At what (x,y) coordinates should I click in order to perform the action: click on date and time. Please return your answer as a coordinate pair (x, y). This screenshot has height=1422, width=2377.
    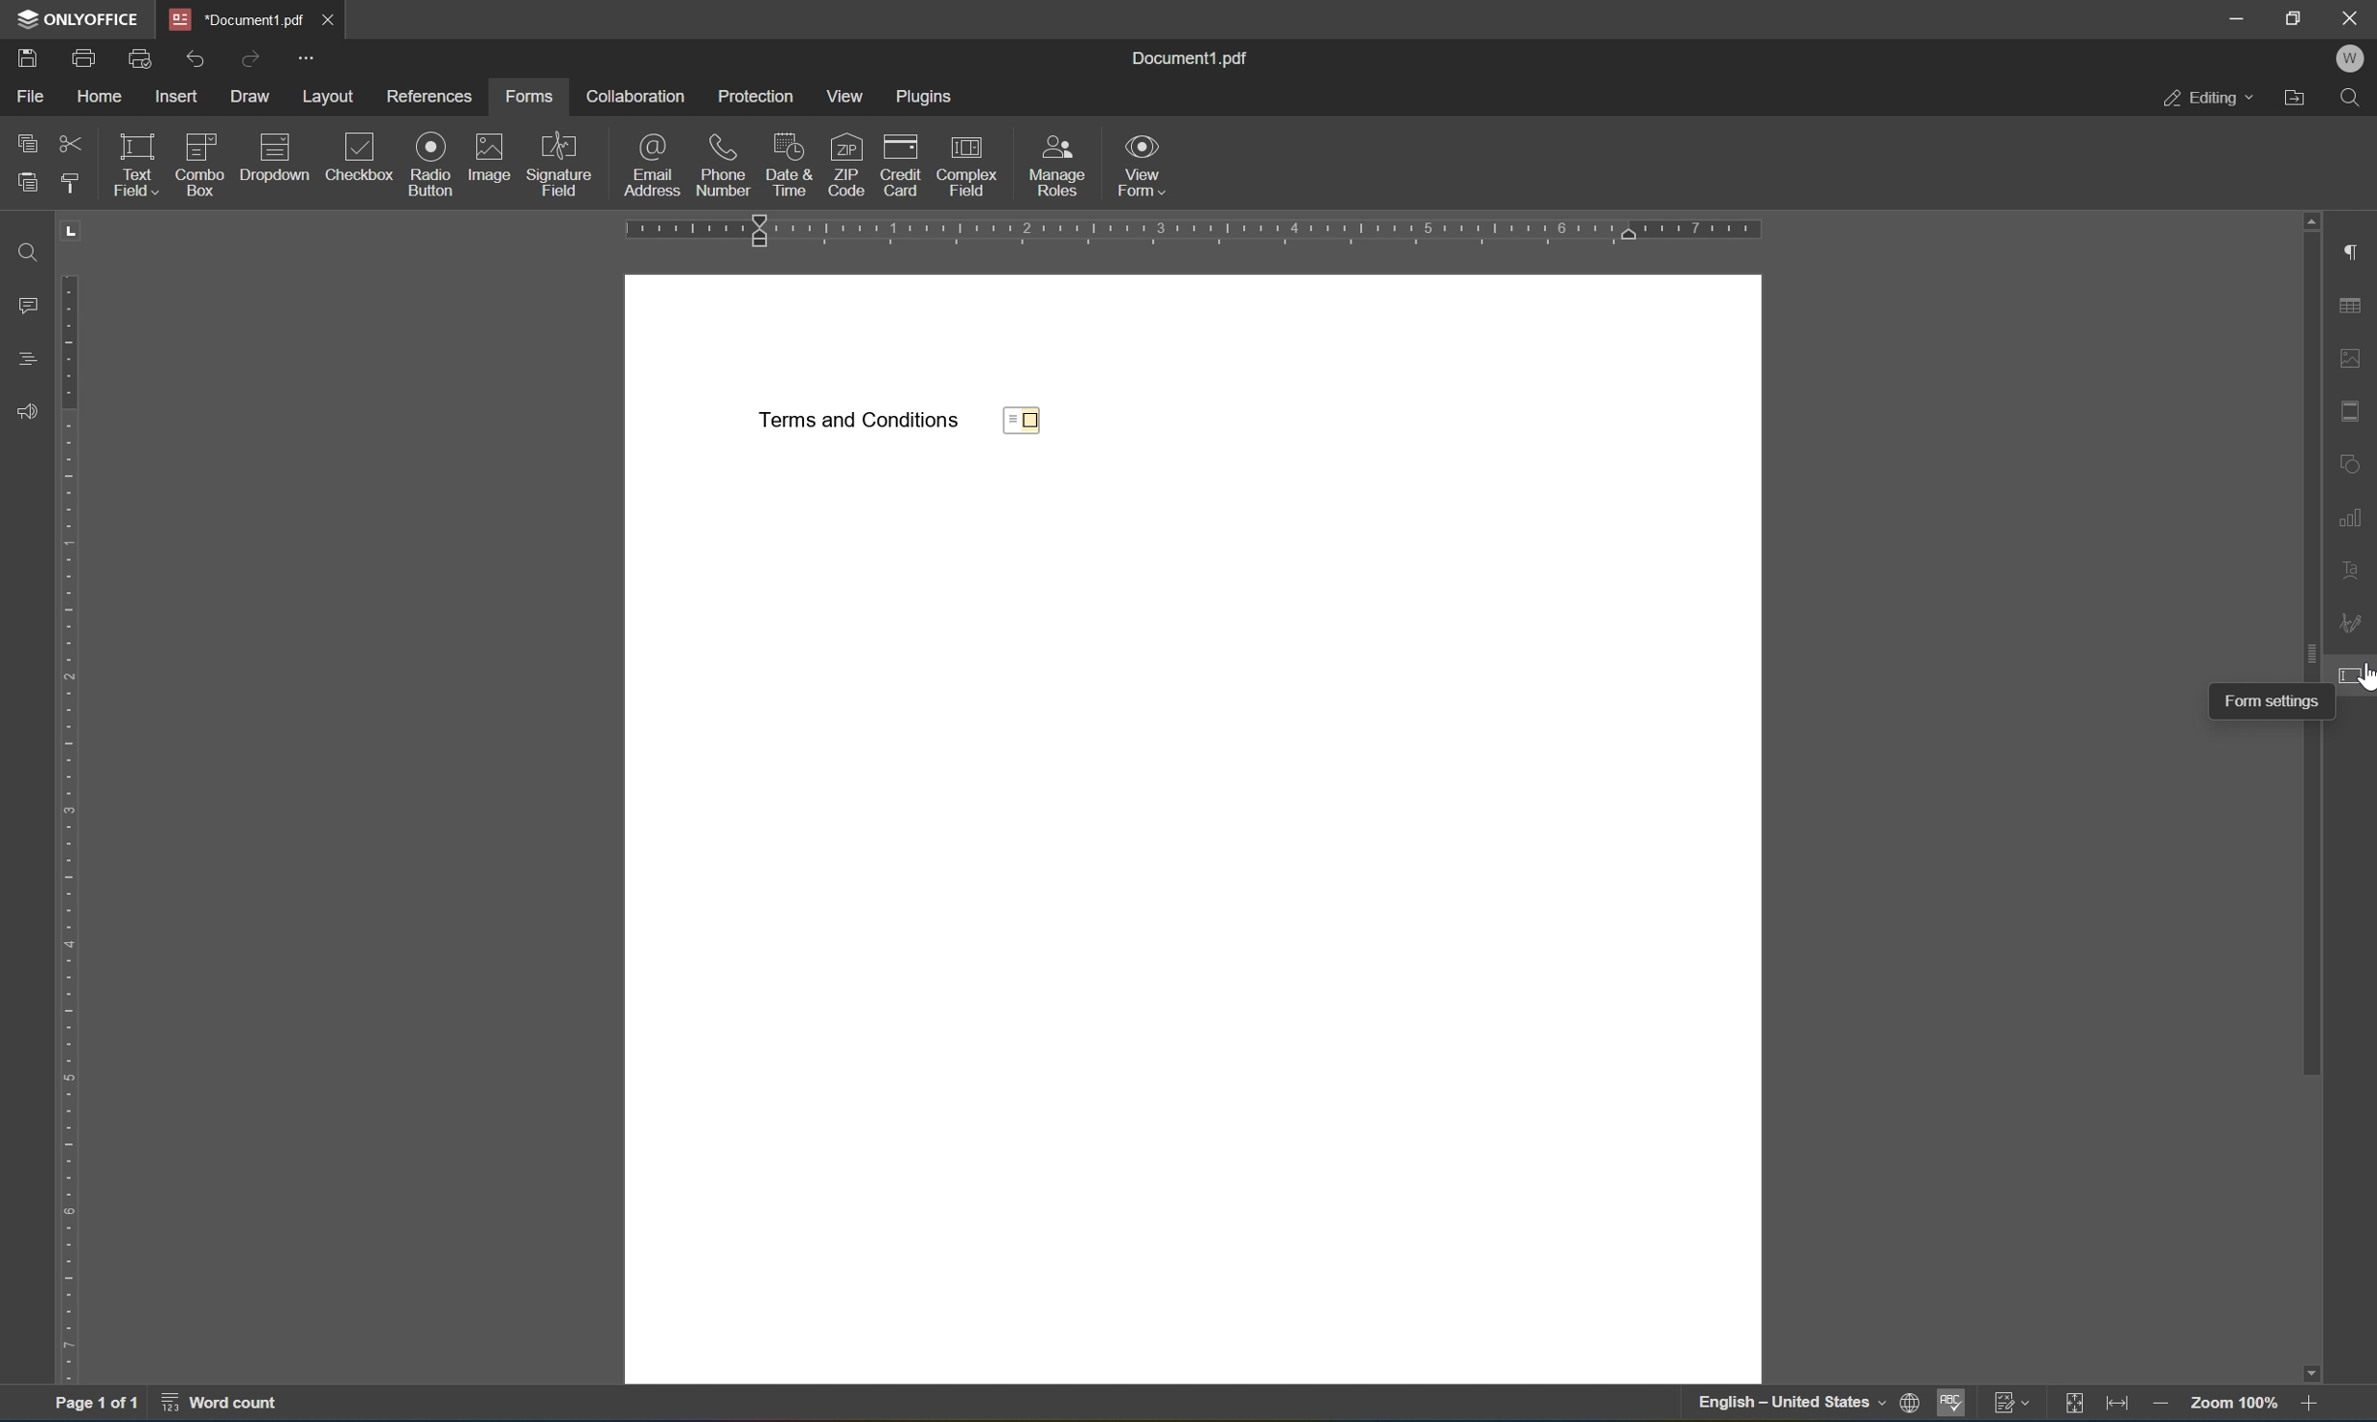
    Looking at the image, I should click on (790, 164).